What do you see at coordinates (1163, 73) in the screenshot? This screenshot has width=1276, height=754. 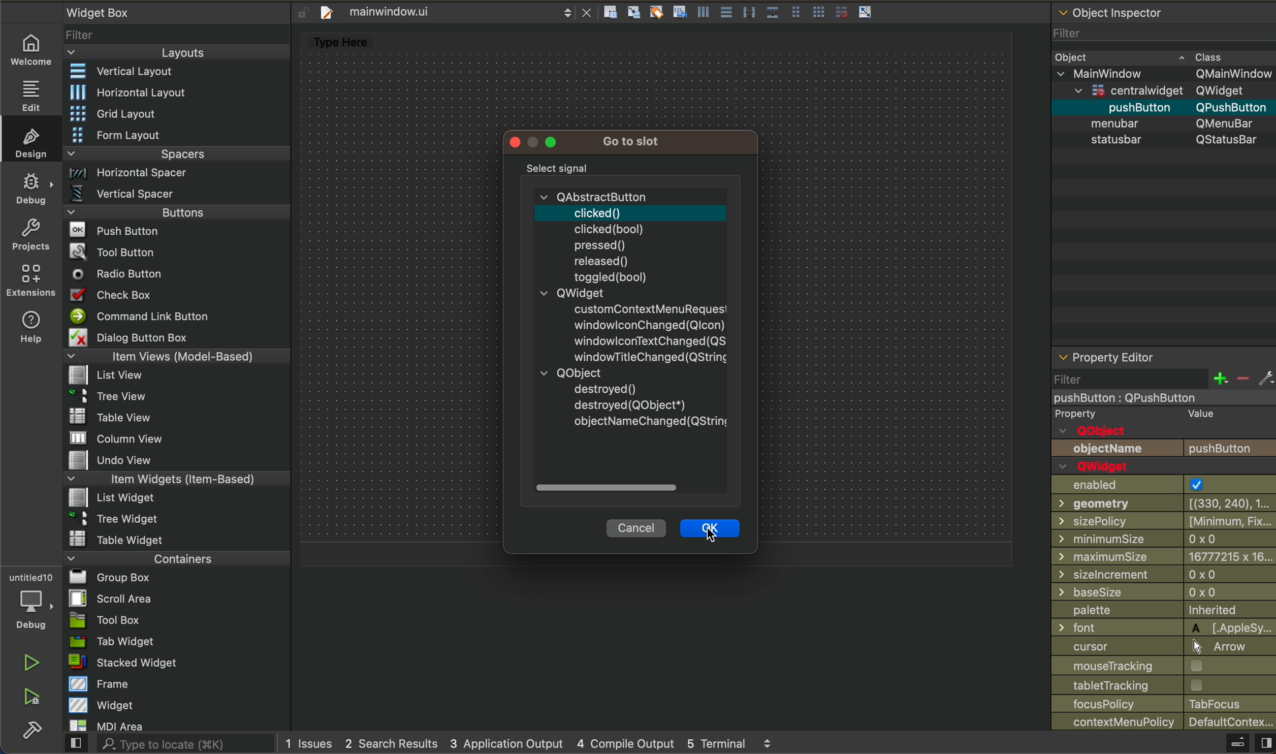 I see `mainWindow` at bounding box center [1163, 73].